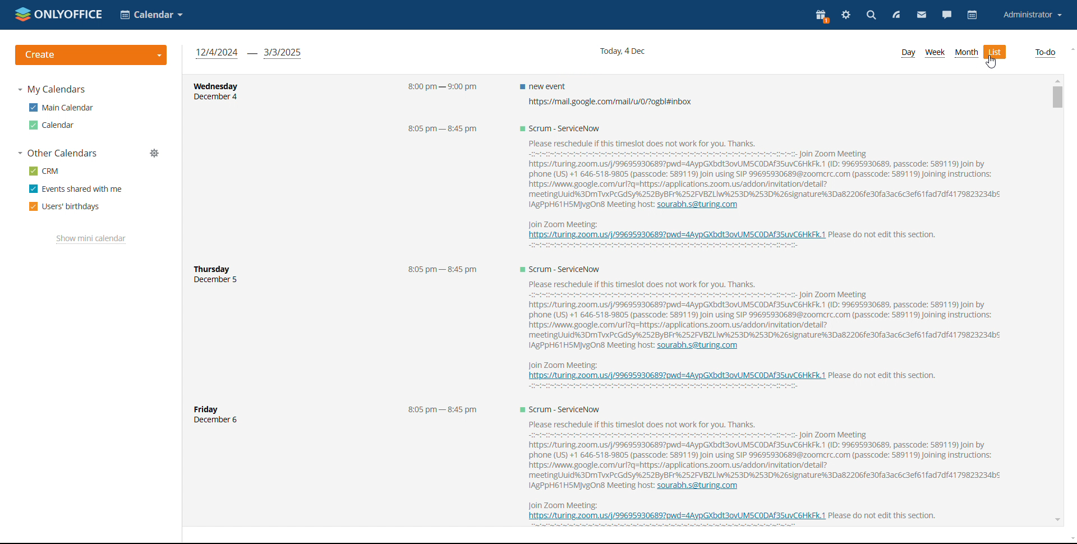 The height and width of the screenshot is (544, 1077). Describe the element at coordinates (1045, 53) in the screenshot. I see `to-do` at that location.